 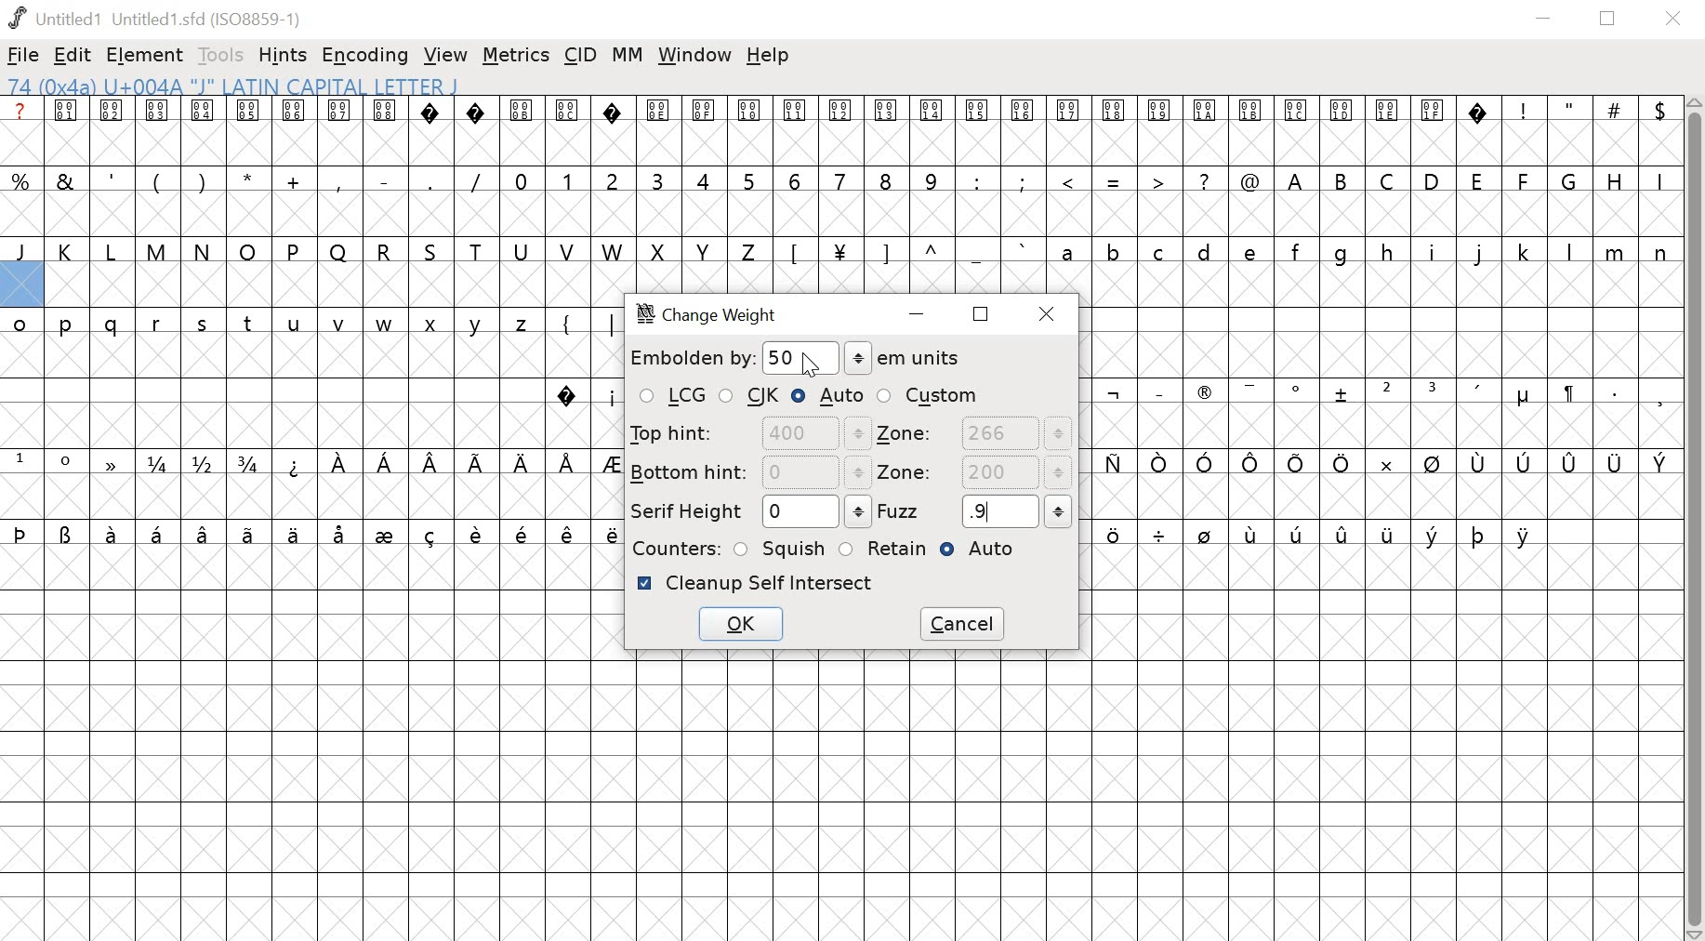 I want to click on symbol, so click(x=108, y=461).